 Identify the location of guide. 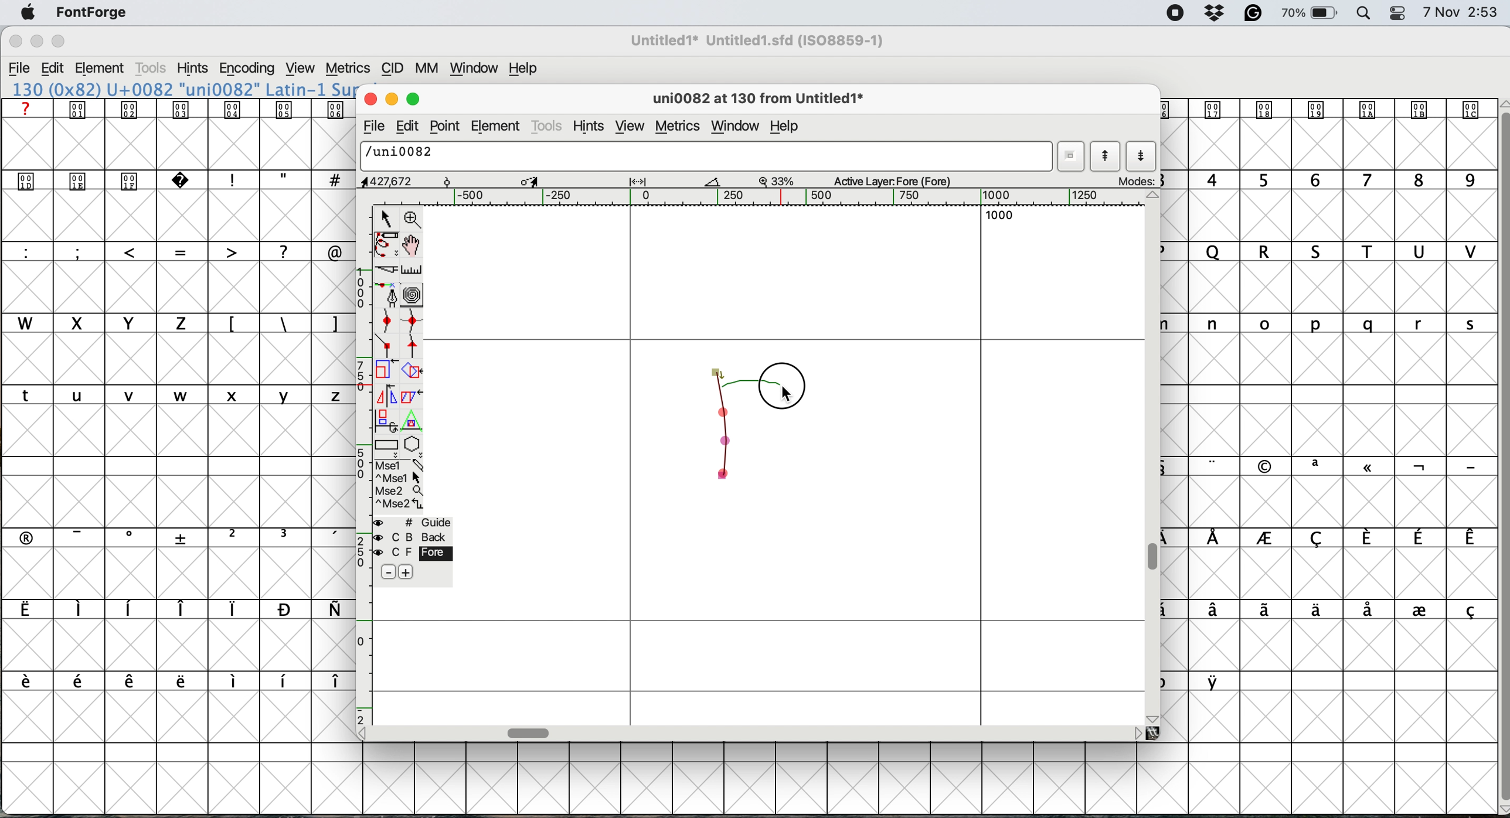
(416, 522).